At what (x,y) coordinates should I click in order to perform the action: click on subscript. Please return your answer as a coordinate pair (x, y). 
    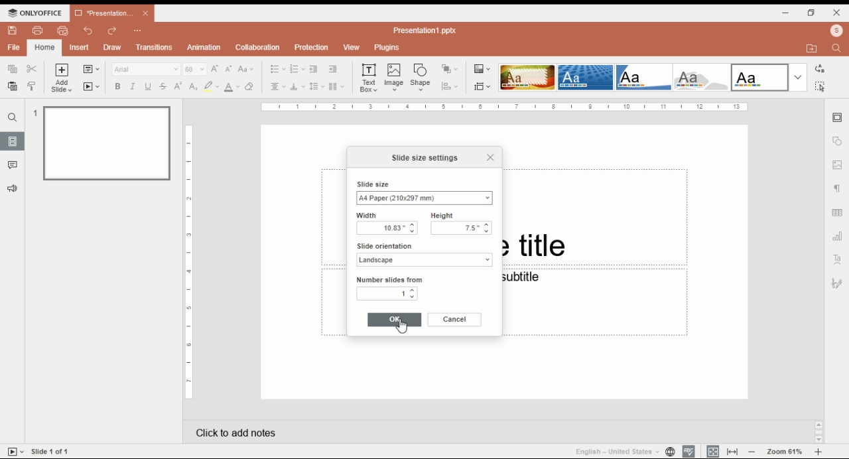
    Looking at the image, I should click on (192, 86).